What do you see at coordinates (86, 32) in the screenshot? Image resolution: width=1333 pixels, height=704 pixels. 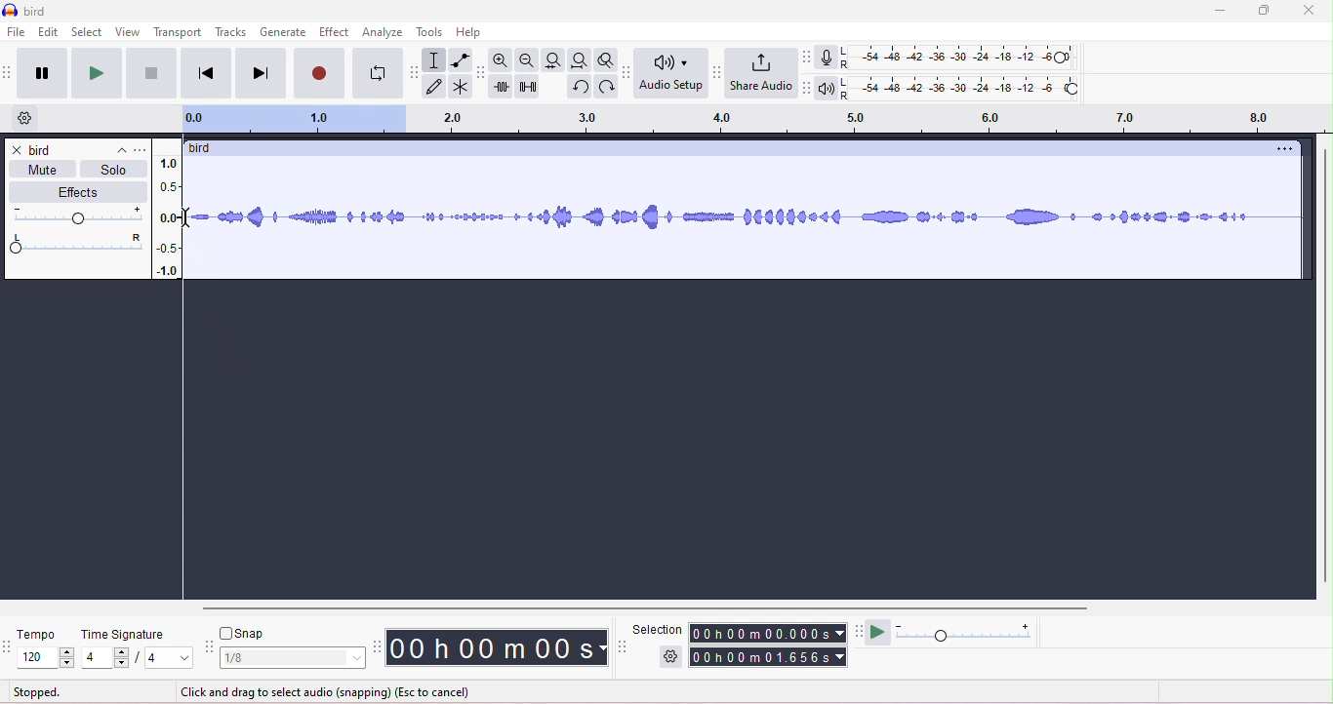 I see `select` at bounding box center [86, 32].